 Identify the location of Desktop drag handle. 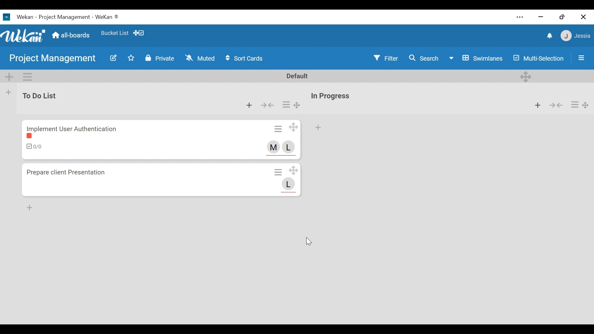
(294, 170).